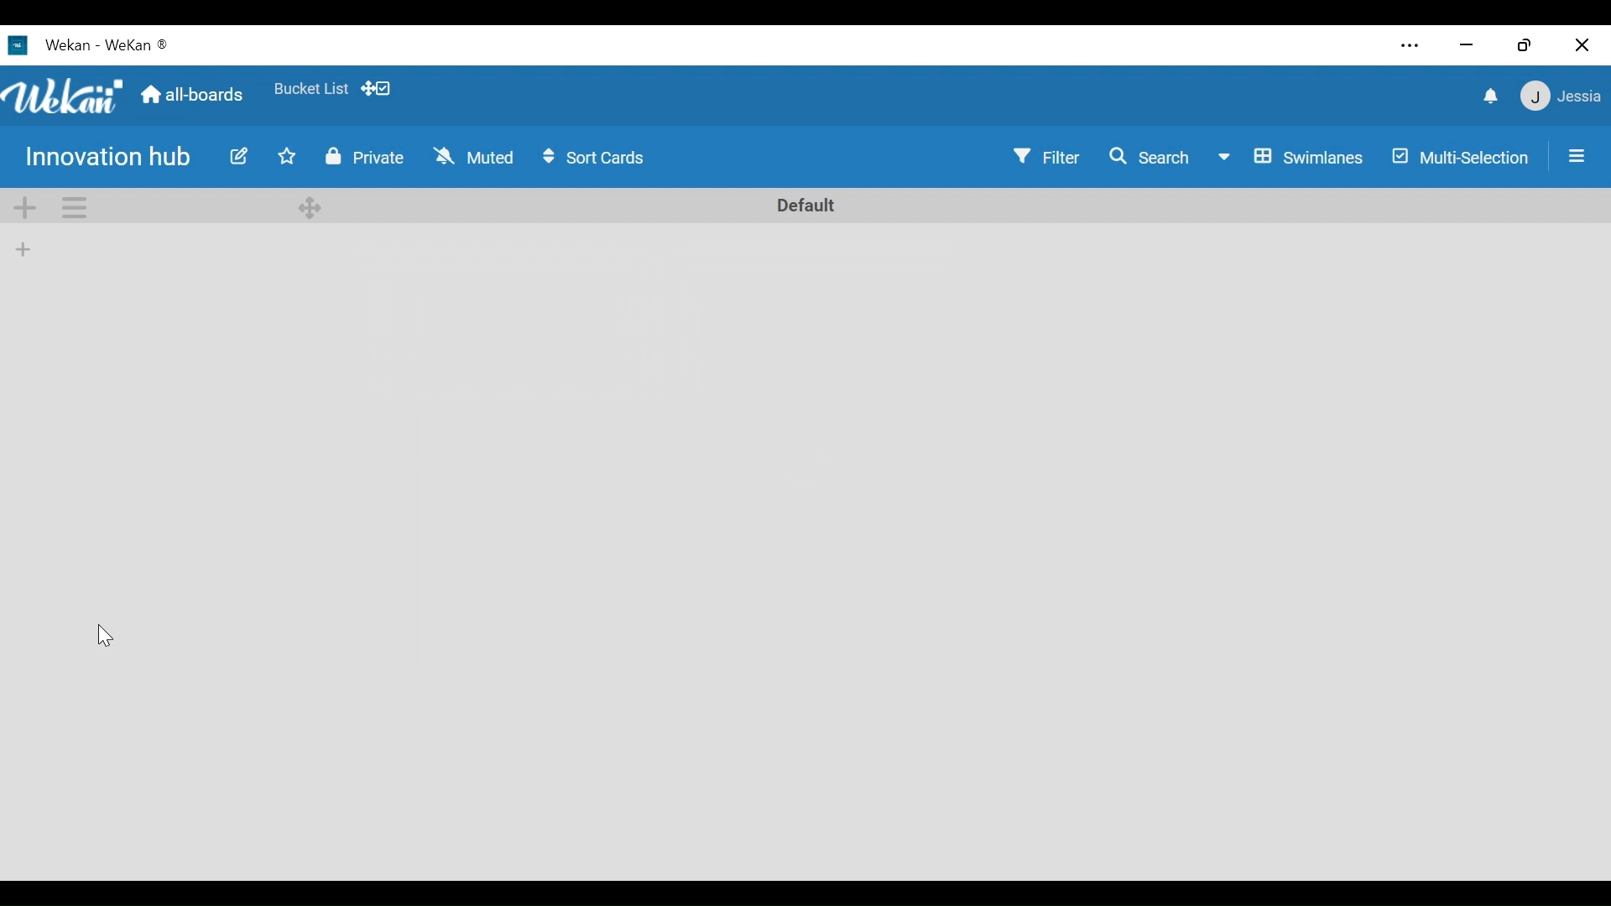  I want to click on Close, so click(1582, 44).